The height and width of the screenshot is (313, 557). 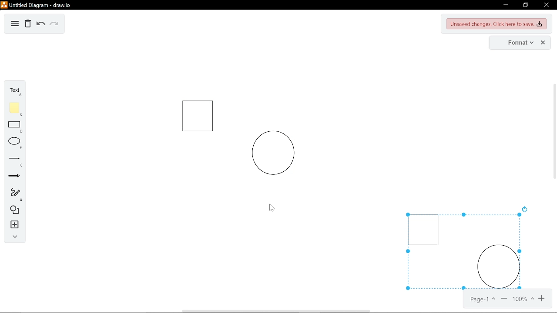 I want to click on undo, so click(x=40, y=24).